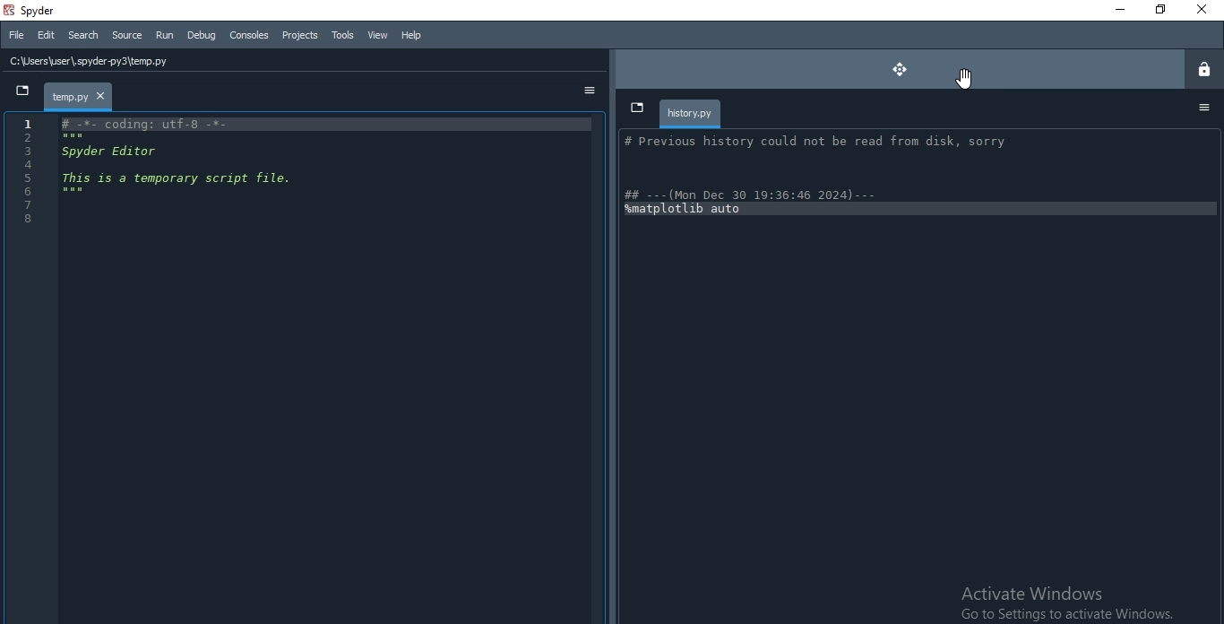 The height and width of the screenshot is (624, 1224). I want to click on Cursor on move button, so click(977, 79).